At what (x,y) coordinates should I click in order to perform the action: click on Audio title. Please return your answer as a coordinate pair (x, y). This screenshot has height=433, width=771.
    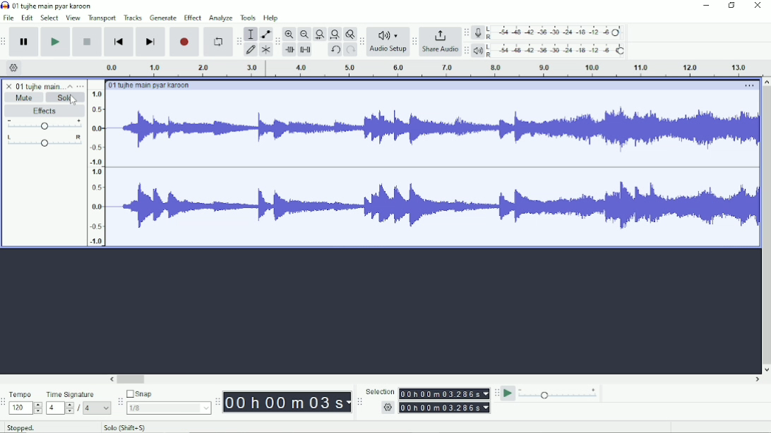
    Looking at the image, I should click on (32, 84).